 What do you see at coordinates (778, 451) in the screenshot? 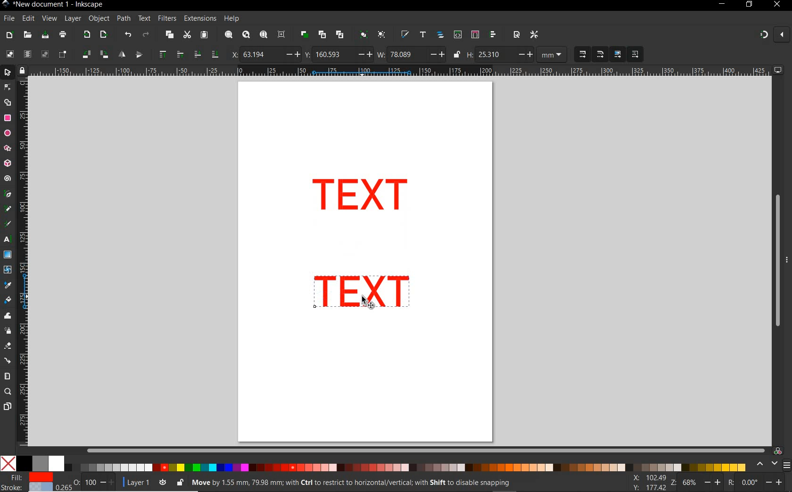
I see `color managed code` at bounding box center [778, 451].